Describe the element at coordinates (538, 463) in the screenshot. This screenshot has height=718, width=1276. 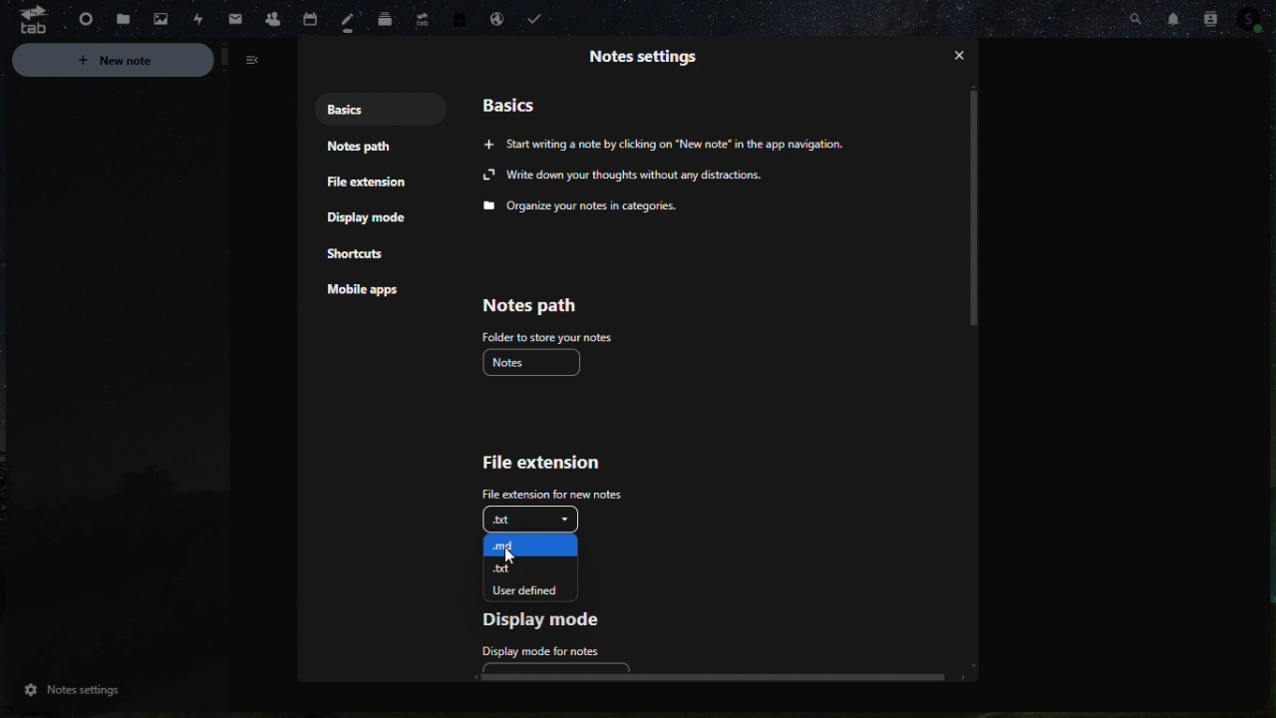
I see `File extension` at that location.